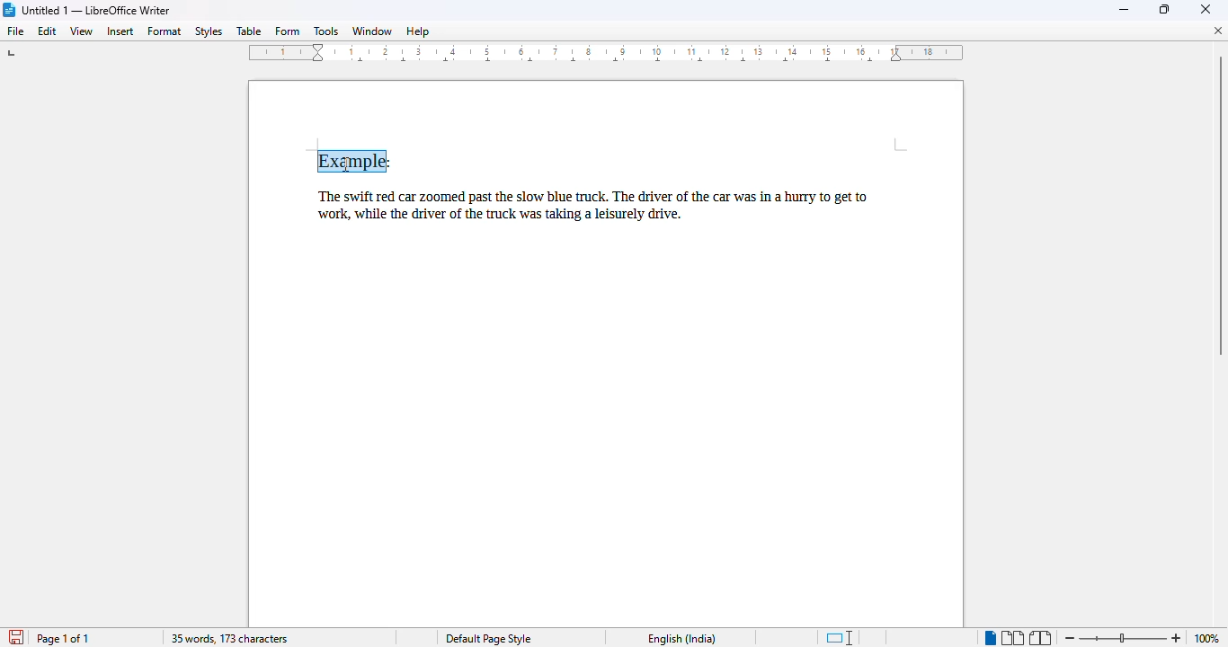  What do you see at coordinates (1164, 8) in the screenshot?
I see `maximize` at bounding box center [1164, 8].